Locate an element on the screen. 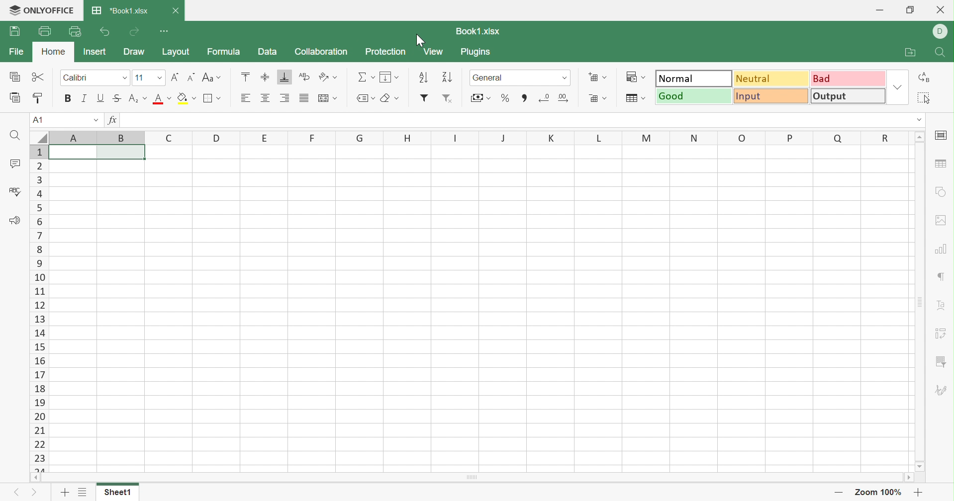 The image size is (954, 501). Drop Down is located at coordinates (125, 78).